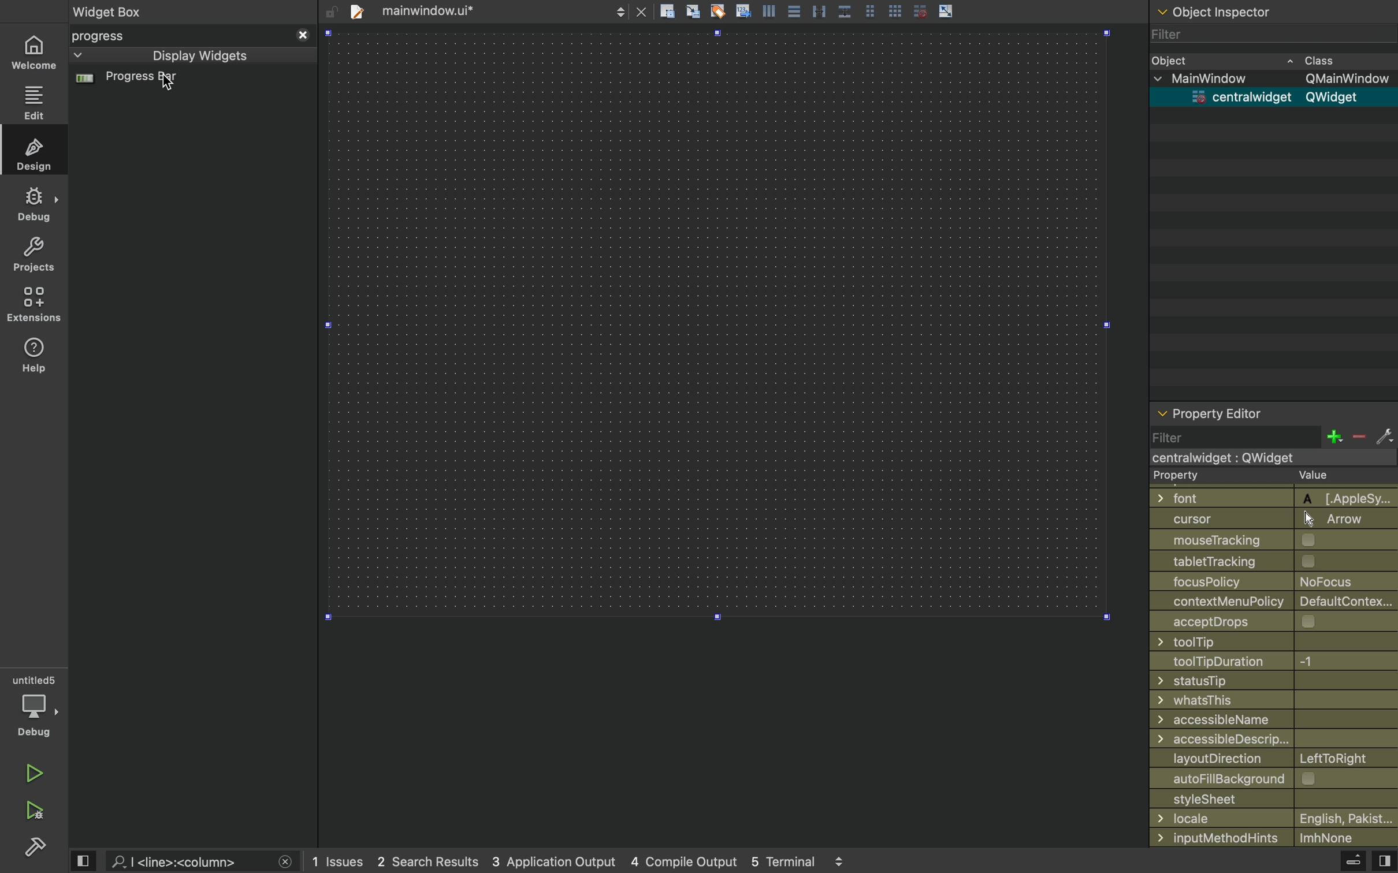 This screenshot has height=873, width=1398. I want to click on property editor, so click(1273, 415).